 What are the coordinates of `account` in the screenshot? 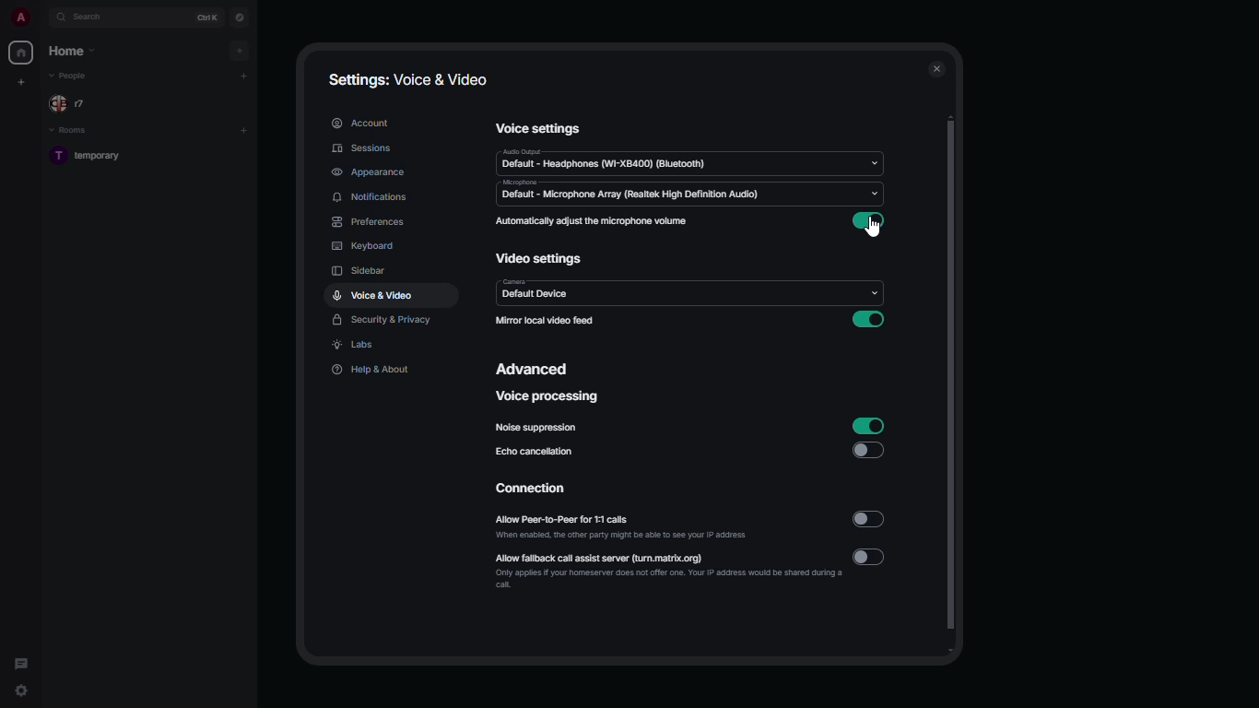 It's located at (362, 122).